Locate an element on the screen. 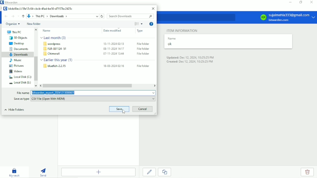 This screenshot has width=317, height=178. Bitwarden is located at coordinates (10, 2).